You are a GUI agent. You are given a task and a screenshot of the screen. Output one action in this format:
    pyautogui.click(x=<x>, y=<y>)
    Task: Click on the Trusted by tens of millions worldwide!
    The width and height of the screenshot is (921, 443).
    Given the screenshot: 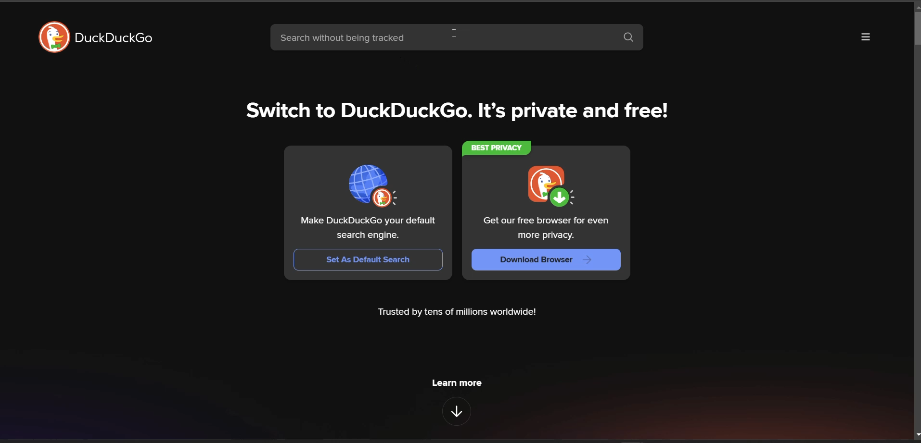 What is the action you would take?
    pyautogui.click(x=463, y=311)
    